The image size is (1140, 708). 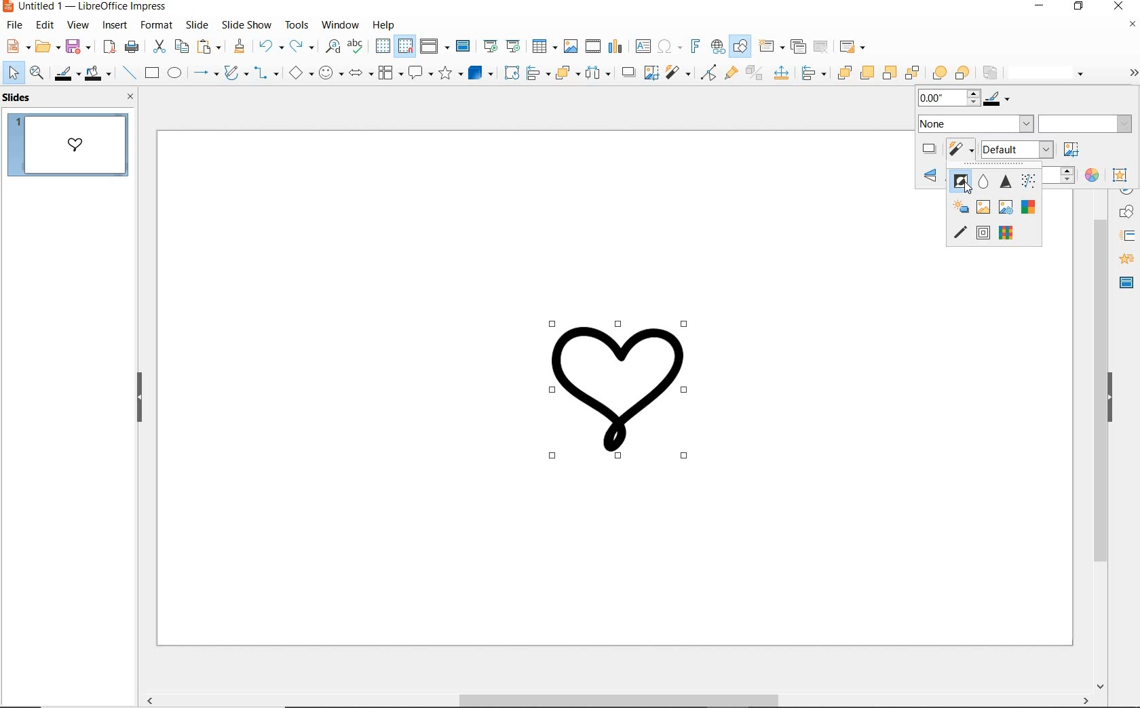 I want to click on find and replace, so click(x=333, y=47).